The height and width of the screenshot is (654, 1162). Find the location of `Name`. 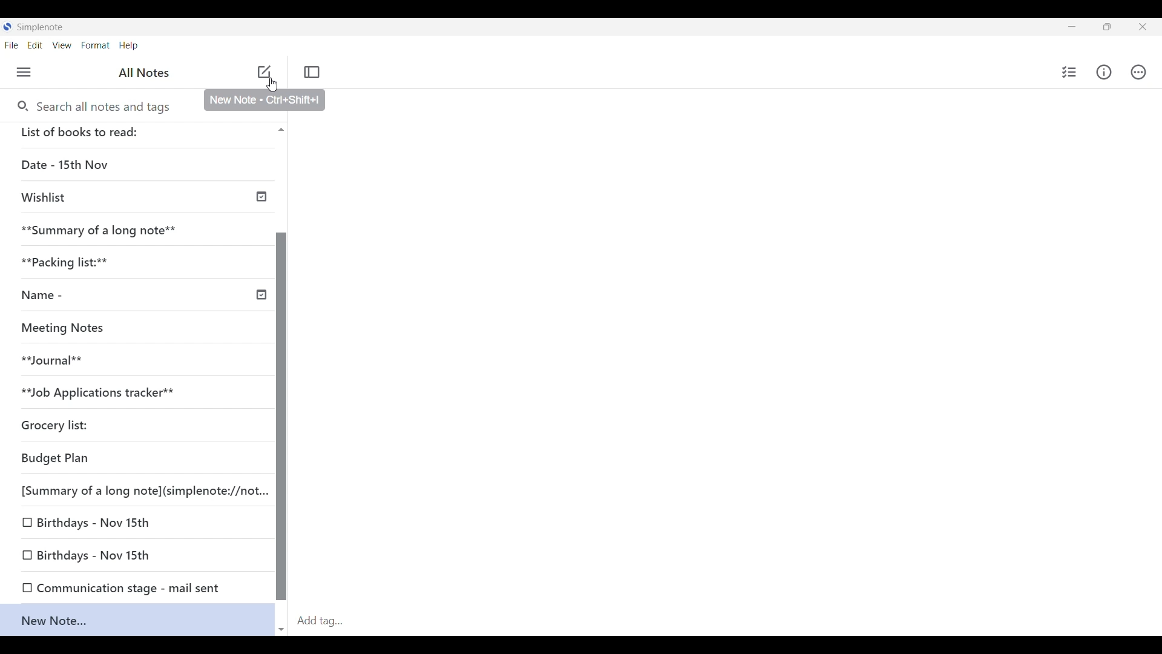

Name is located at coordinates (140, 295).